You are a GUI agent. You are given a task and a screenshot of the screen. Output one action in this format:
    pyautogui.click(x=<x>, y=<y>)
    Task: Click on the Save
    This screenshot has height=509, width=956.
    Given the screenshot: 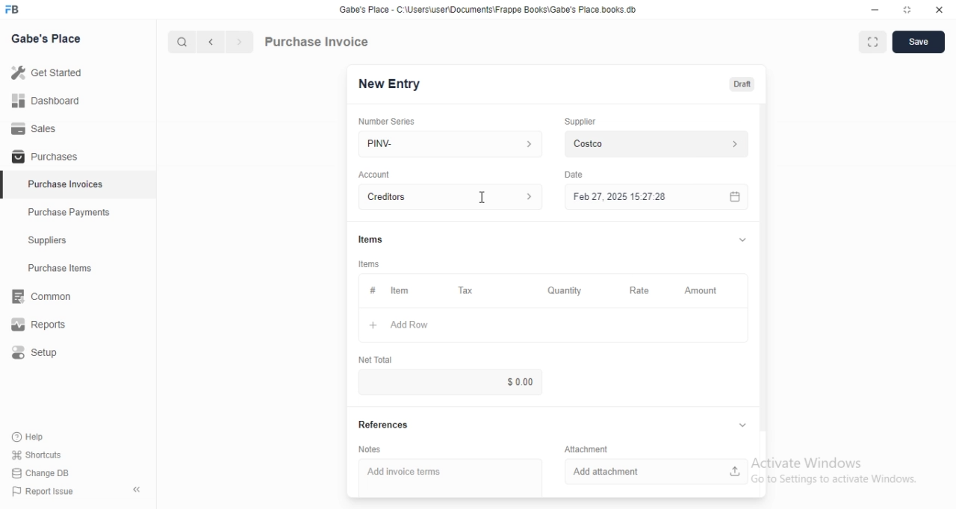 What is the action you would take?
    pyautogui.click(x=919, y=42)
    